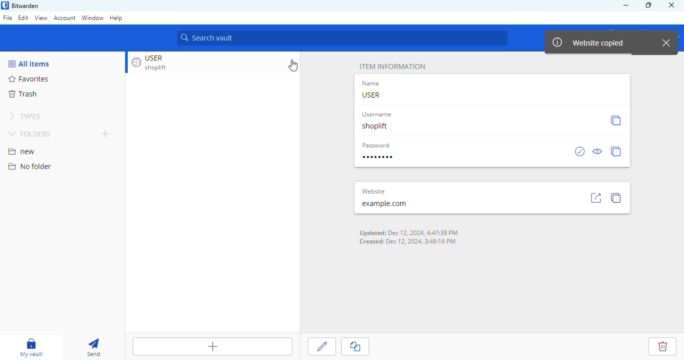  Describe the element at coordinates (616, 151) in the screenshot. I see `copy password` at that location.